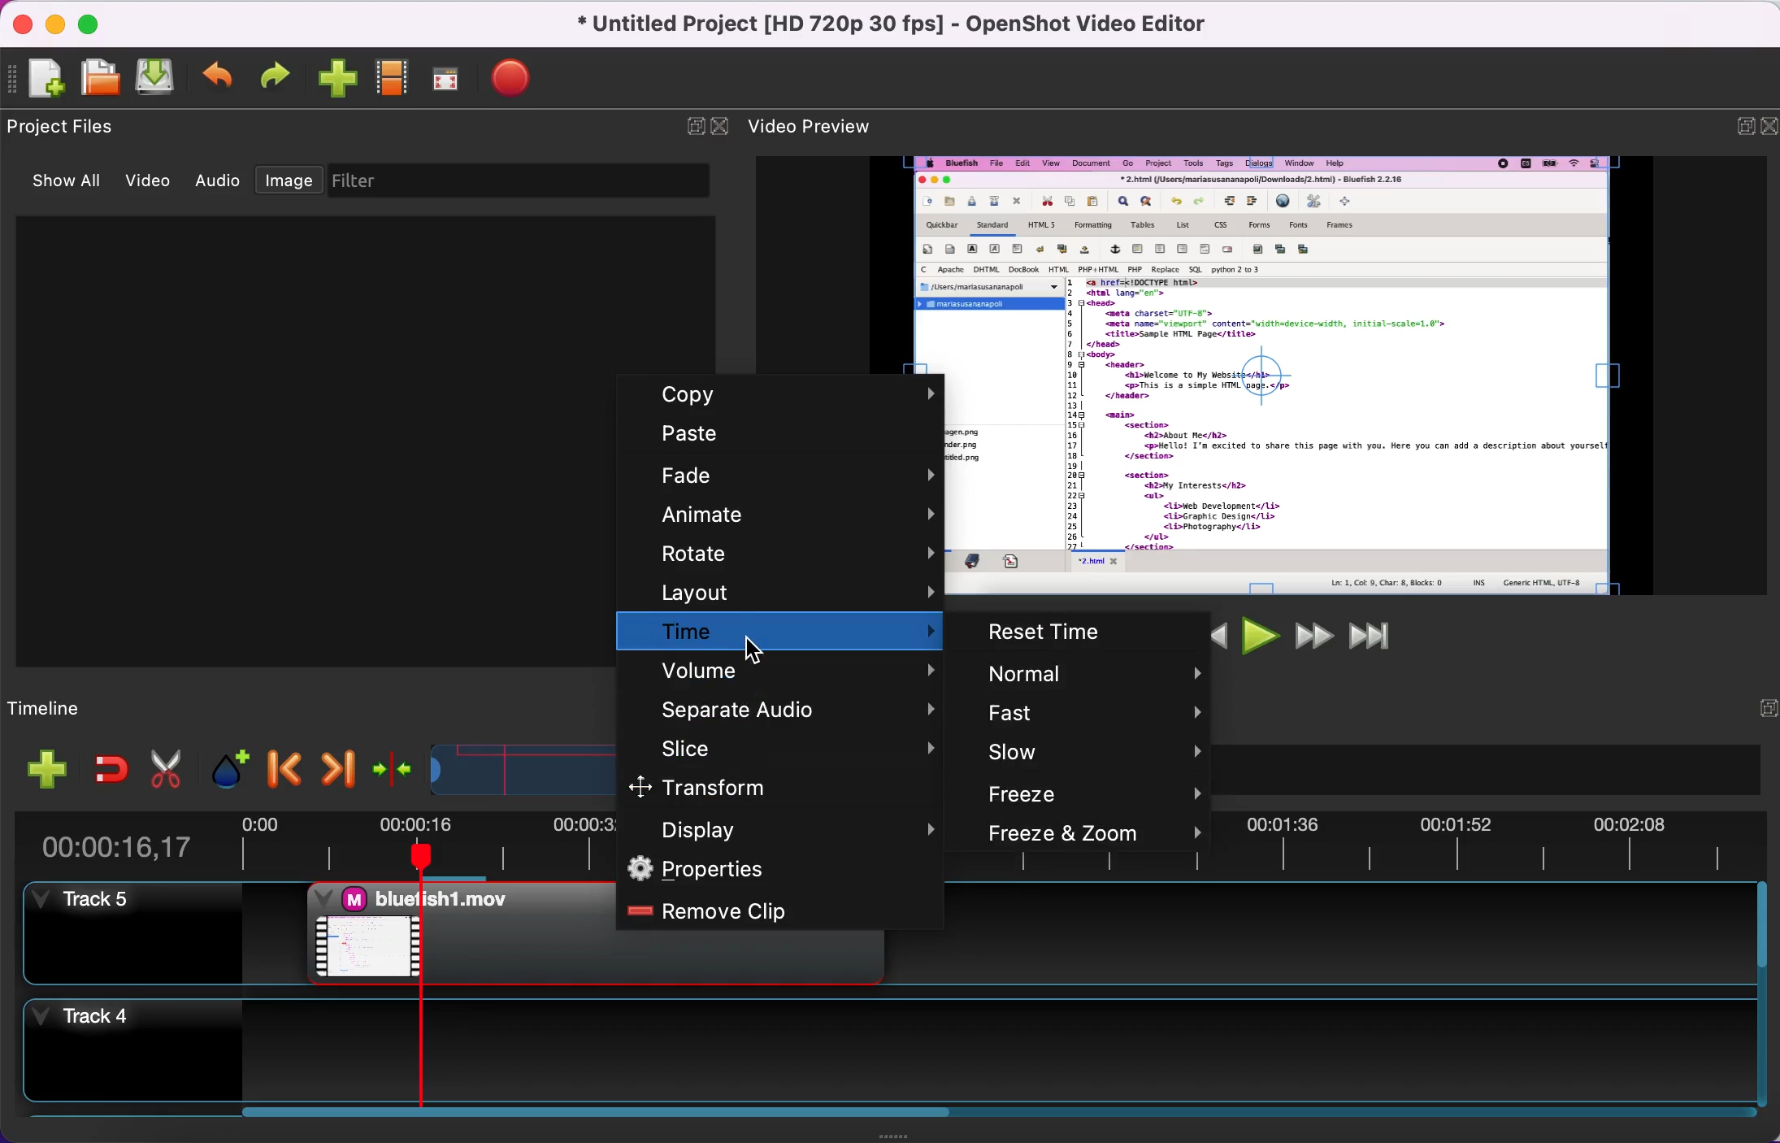 The height and width of the screenshot is (1143, 1780). Describe the element at coordinates (1096, 835) in the screenshot. I see `freeze and zoom` at that location.